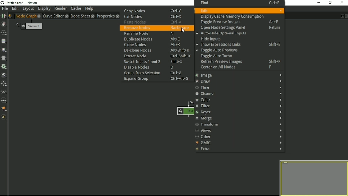  Describe the element at coordinates (239, 136) in the screenshot. I see `Other` at that location.